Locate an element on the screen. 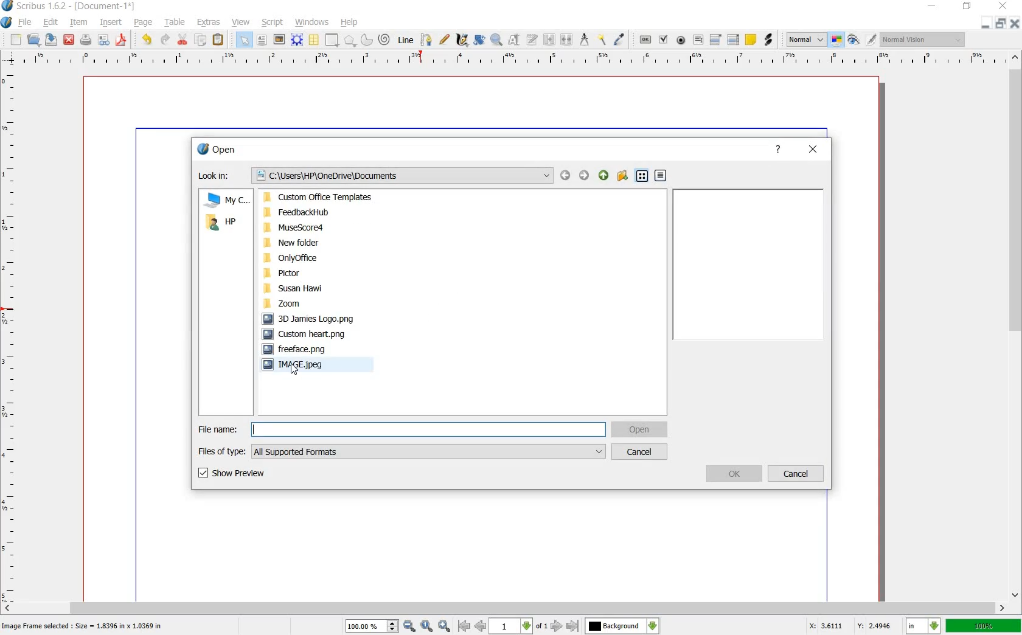 The width and height of the screenshot is (1022, 635). CANCEL is located at coordinates (795, 474).